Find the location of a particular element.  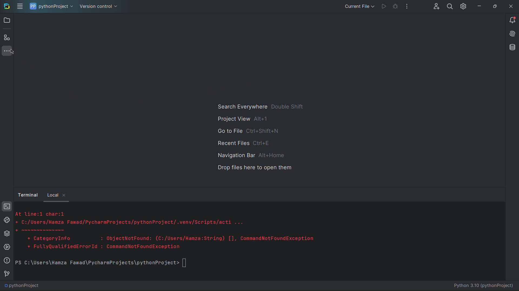

Run  is located at coordinates (382, 6).